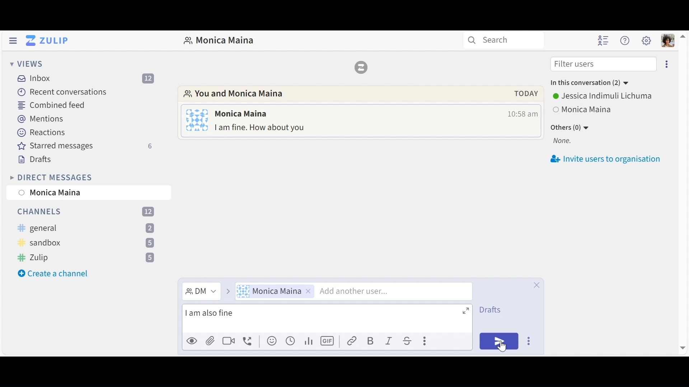 This screenshot has height=387, width=689. What do you see at coordinates (646, 40) in the screenshot?
I see `Main user` at bounding box center [646, 40].